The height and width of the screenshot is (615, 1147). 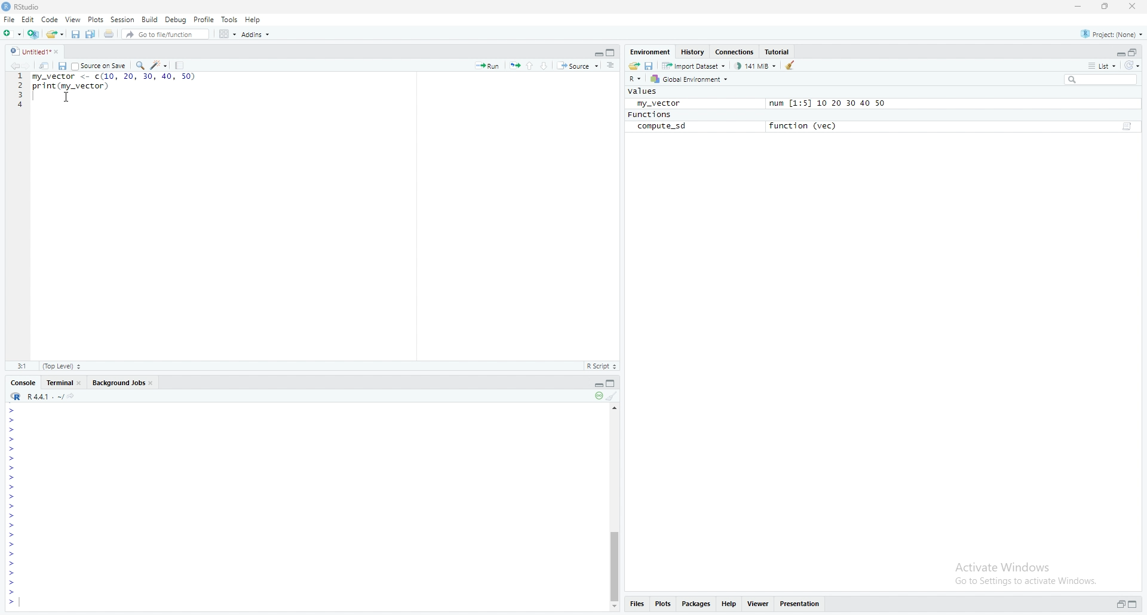 What do you see at coordinates (33, 65) in the screenshot?
I see `Go forward to the next source location(Ctrl + F10)` at bounding box center [33, 65].